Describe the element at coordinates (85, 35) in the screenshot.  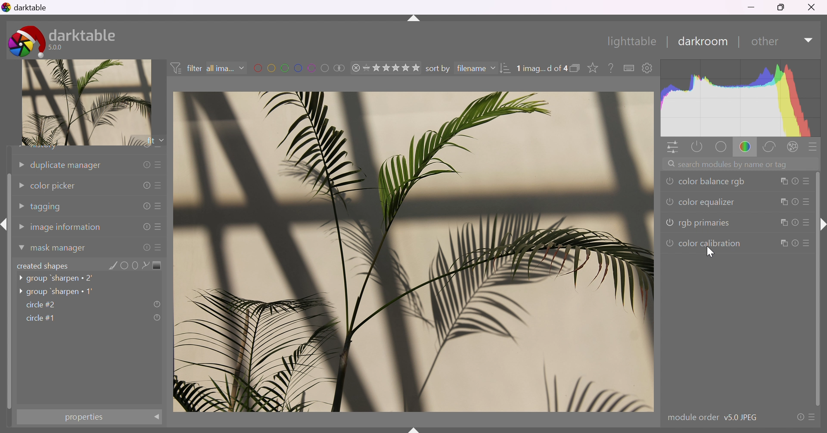
I see `darktable` at that location.